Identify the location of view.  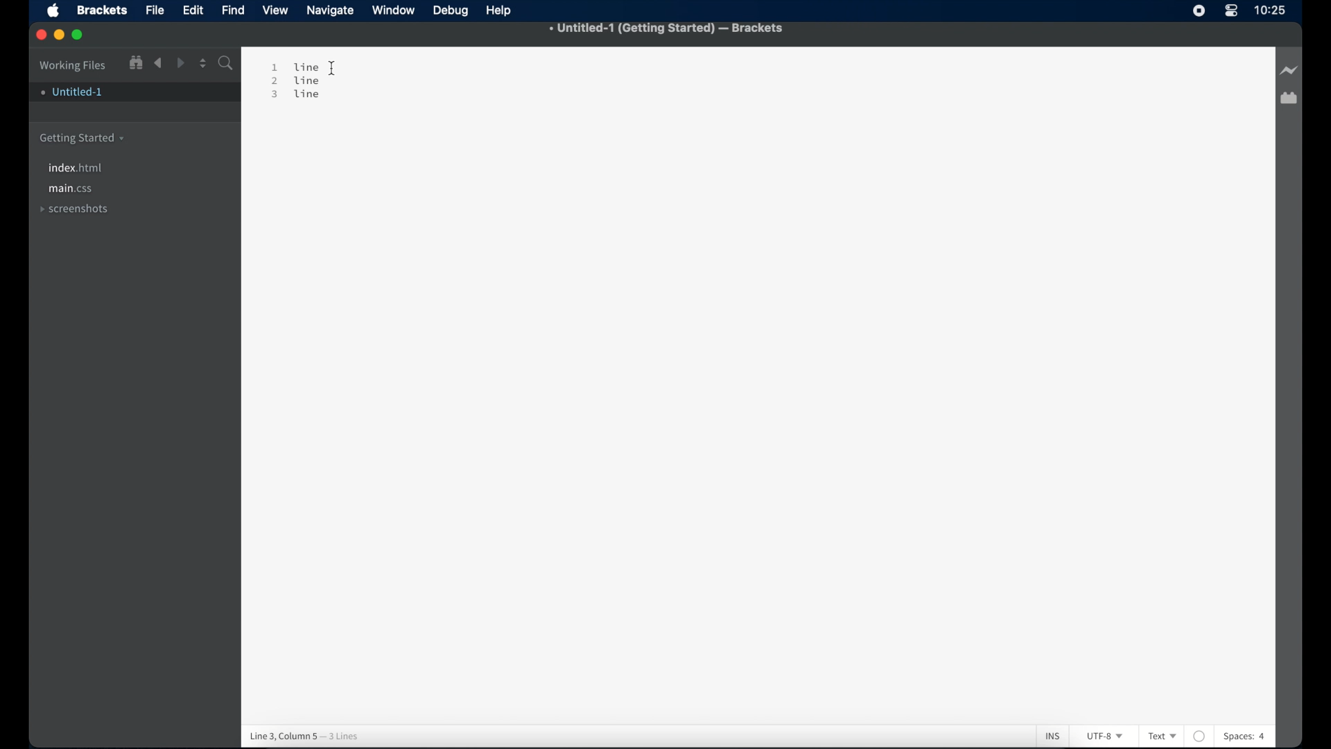
(277, 10).